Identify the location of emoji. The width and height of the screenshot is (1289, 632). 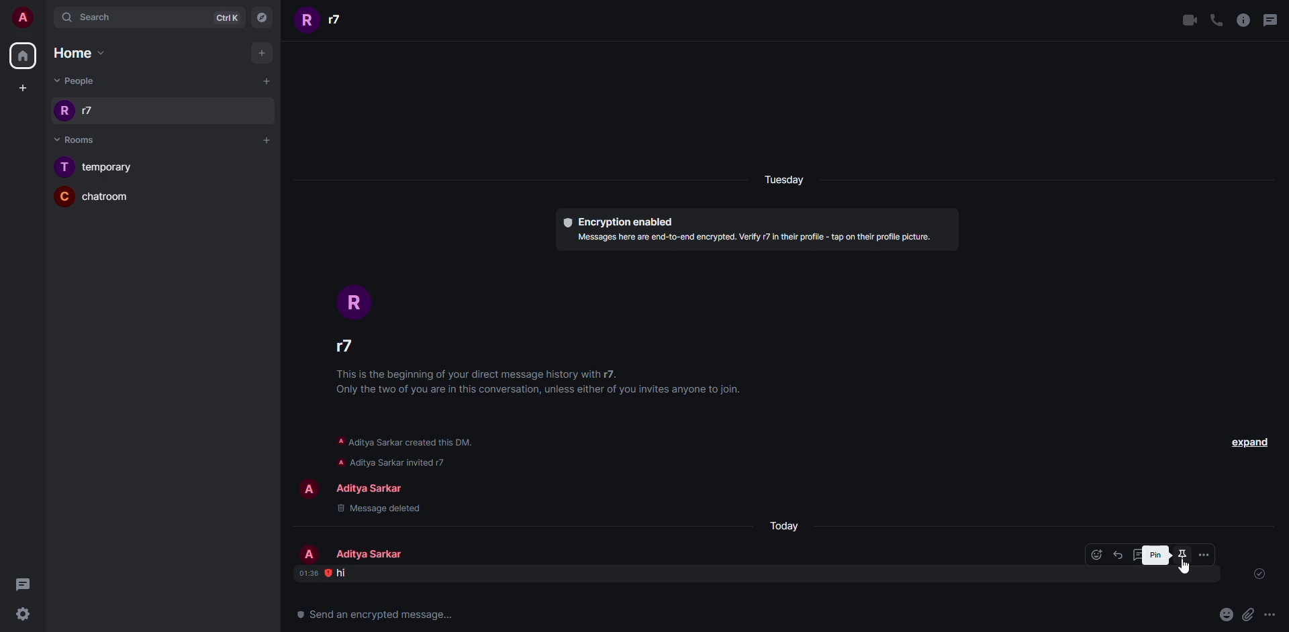
(1096, 555).